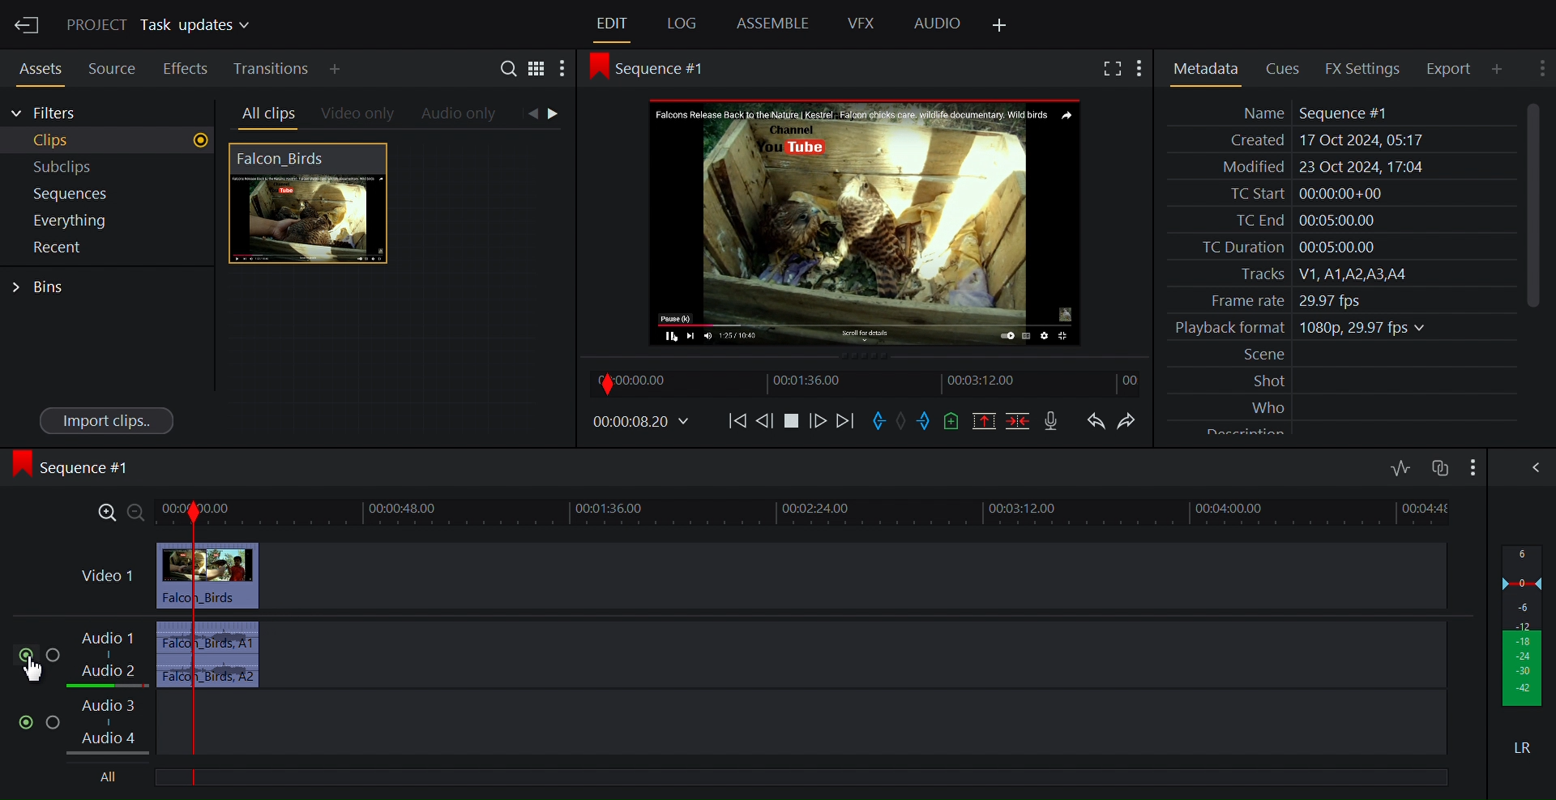  I want to click on Solo this track, so click(54, 723).